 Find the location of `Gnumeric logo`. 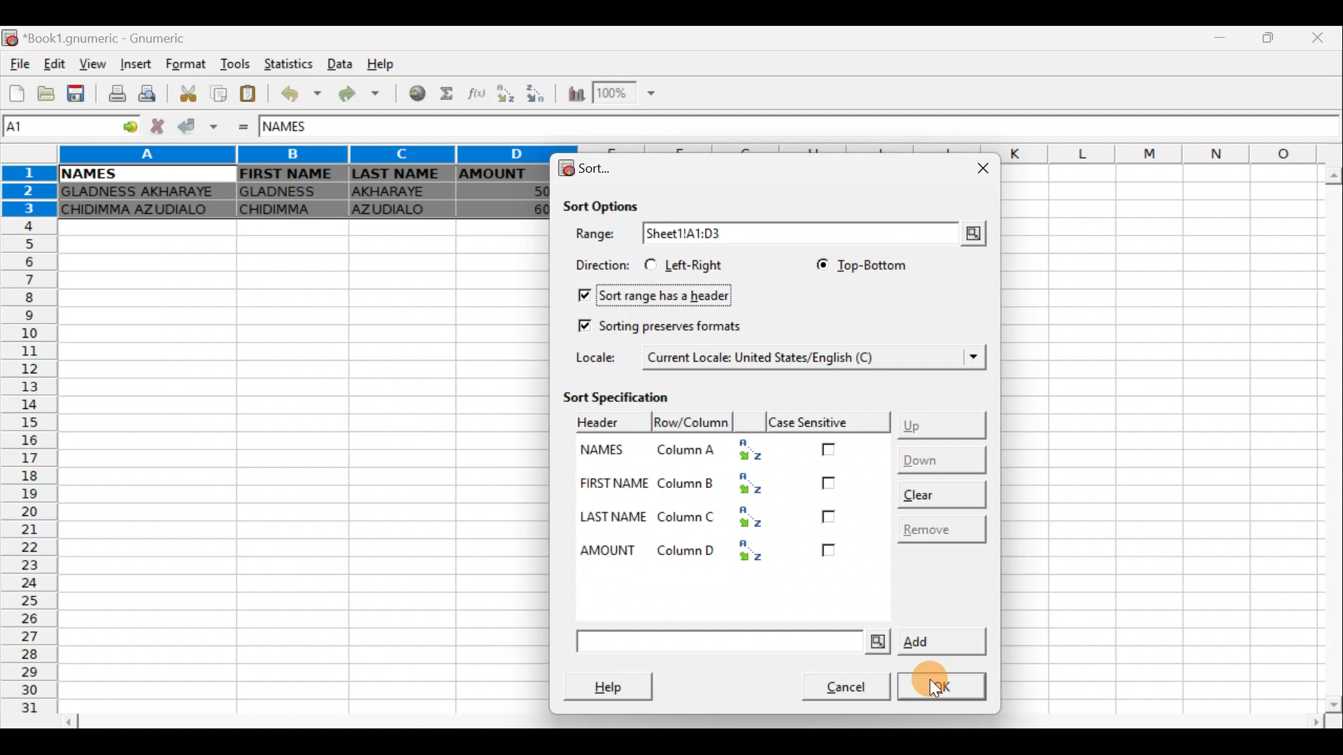

Gnumeric logo is located at coordinates (11, 39).